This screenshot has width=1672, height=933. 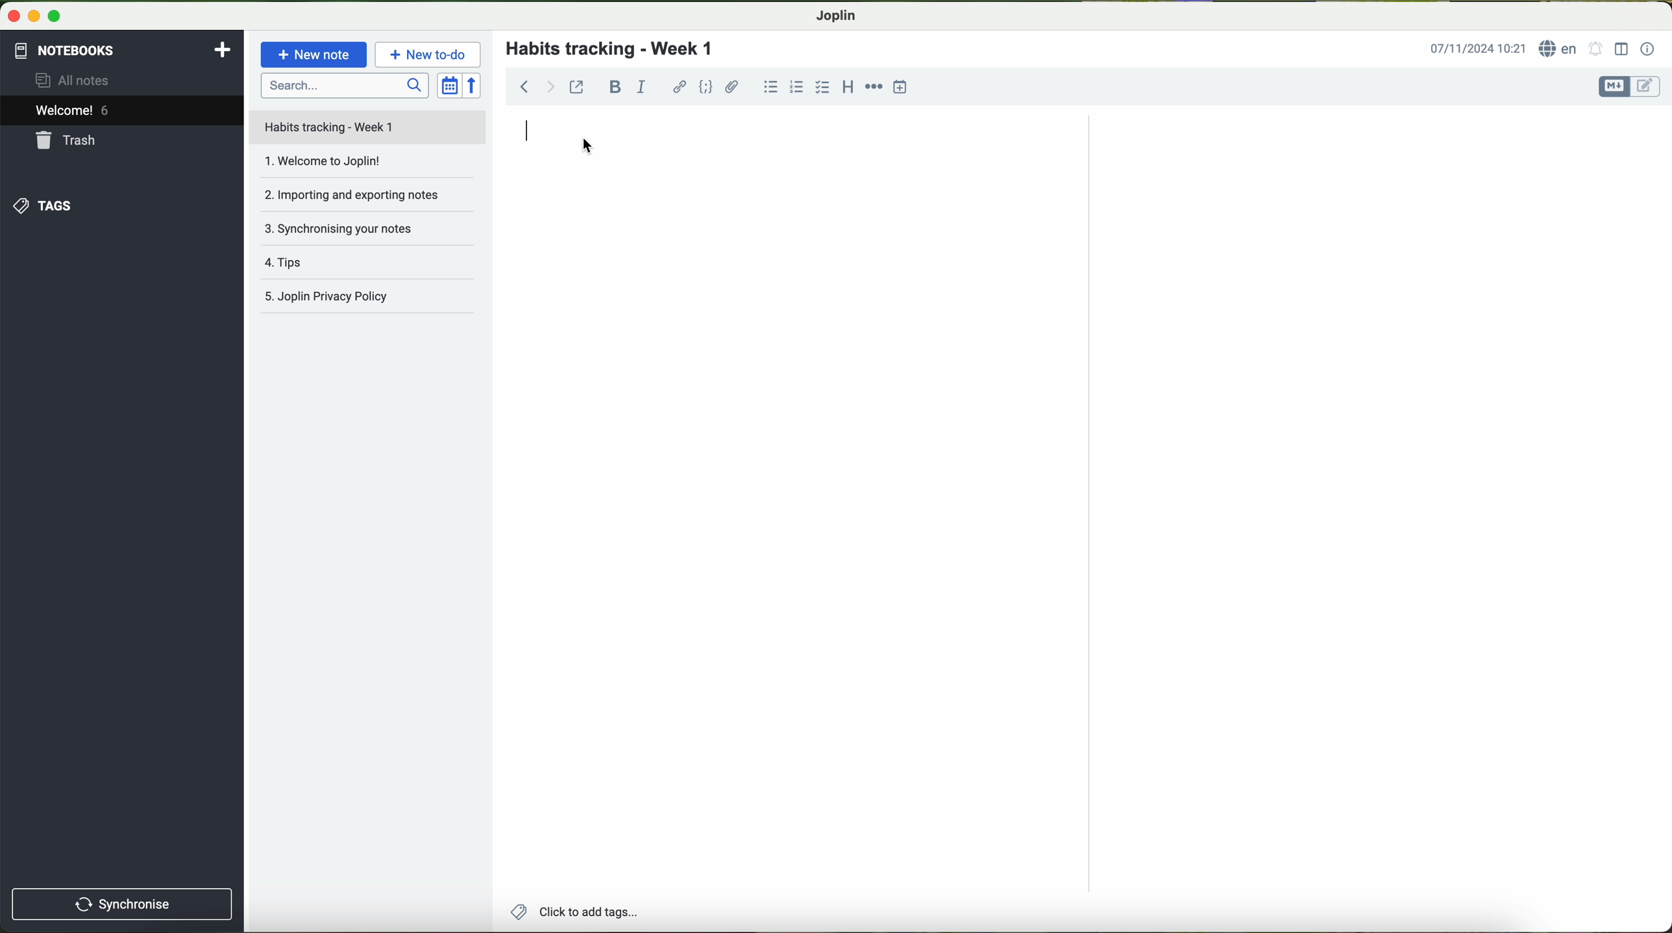 What do you see at coordinates (1596, 48) in the screenshot?
I see `set alarm` at bounding box center [1596, 48].